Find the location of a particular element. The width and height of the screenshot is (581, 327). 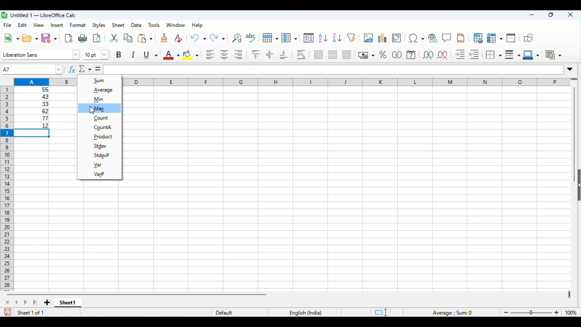

align bottom is located at coordinates (284, 54).